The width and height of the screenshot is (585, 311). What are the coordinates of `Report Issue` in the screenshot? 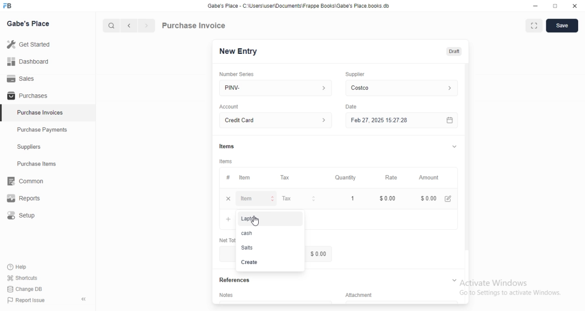 It's located at (27, 300).